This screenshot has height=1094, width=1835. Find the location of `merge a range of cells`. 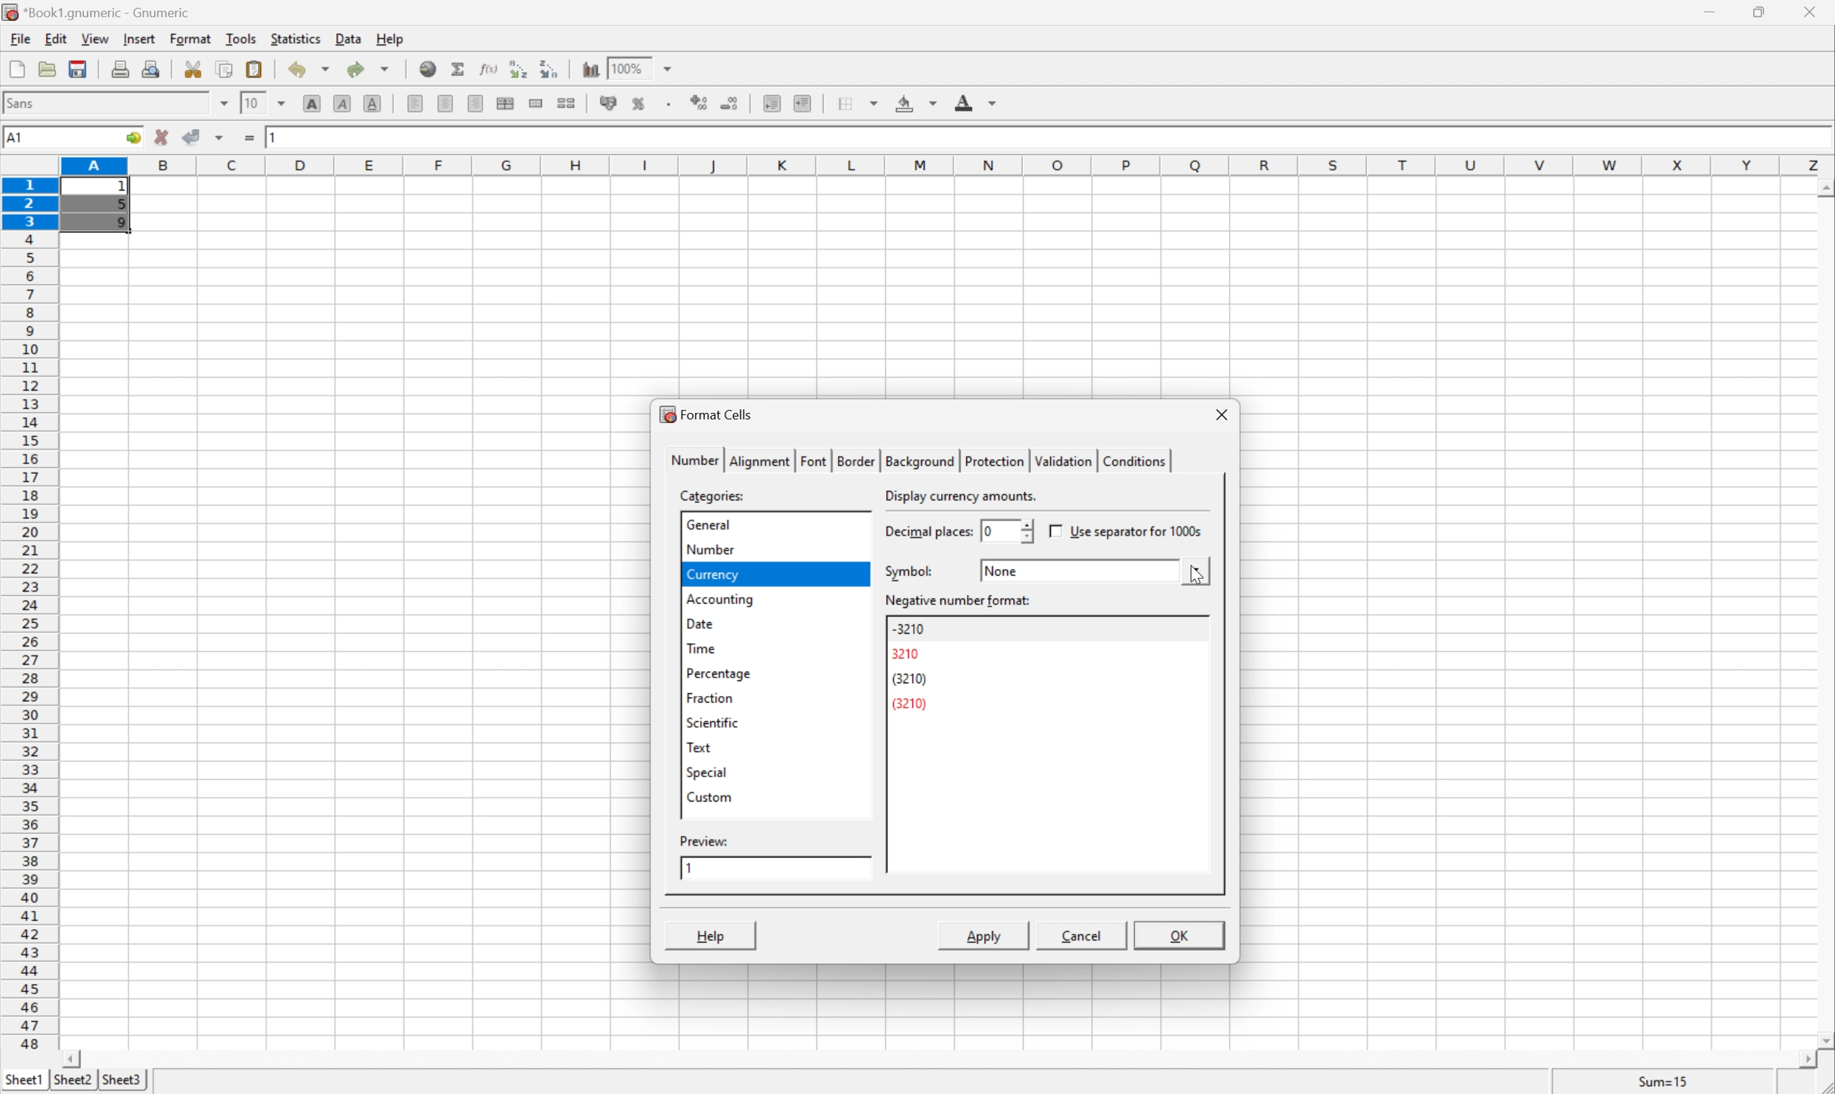

merge a range of cells is located at coordinates (540, 103).